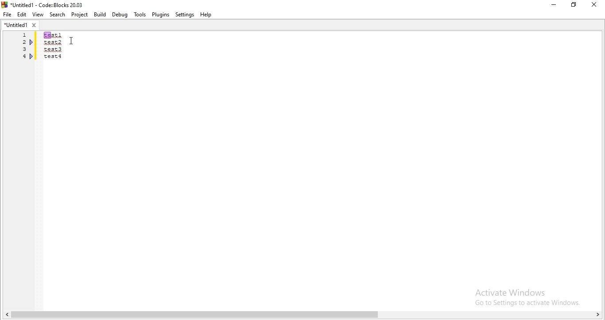 This screenshot has width=605, height=320. I want to click on Settings , so click(186, 15).